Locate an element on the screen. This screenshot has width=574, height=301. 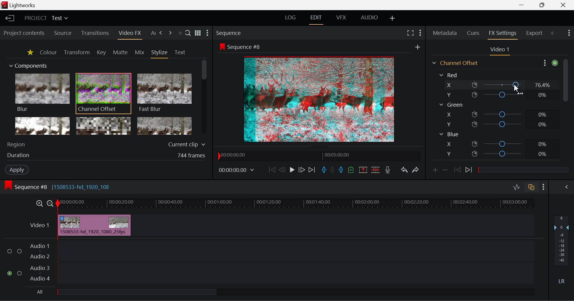
Text is located at coordinates (180, 52).